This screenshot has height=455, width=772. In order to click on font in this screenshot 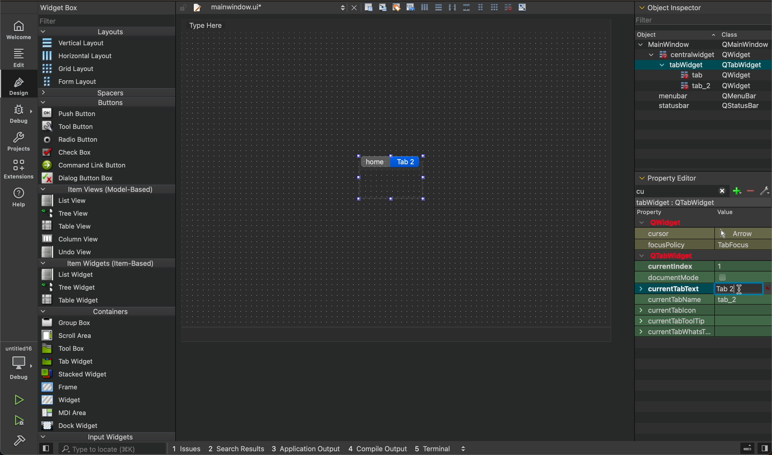, I will do `click(702, 341)`.